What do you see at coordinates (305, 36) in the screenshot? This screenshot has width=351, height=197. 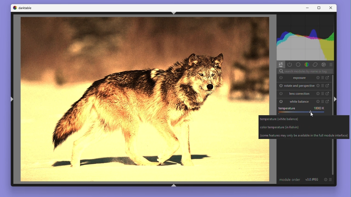 I see `histogram` at bounding box center [305, 36].